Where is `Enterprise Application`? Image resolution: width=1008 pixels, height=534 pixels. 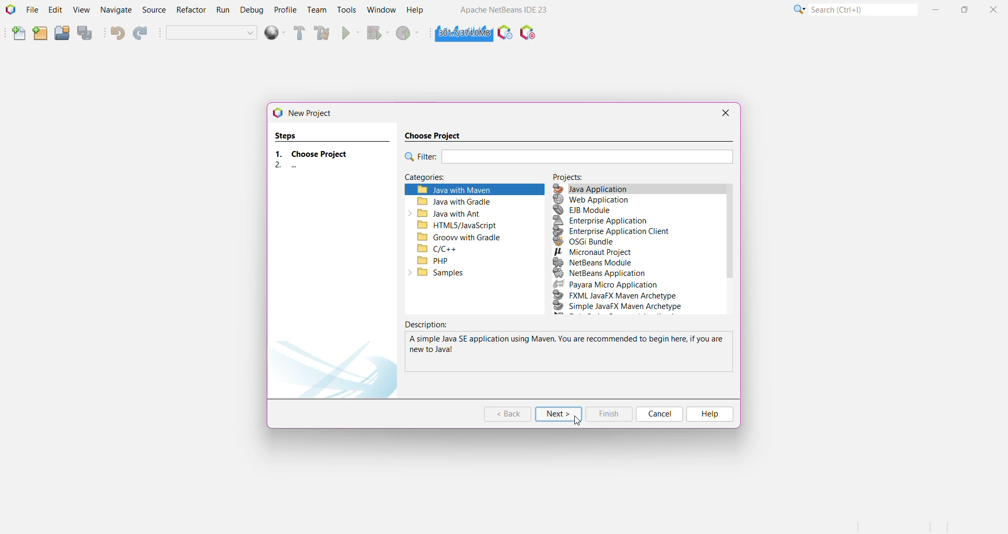
Enterprise Application is located at coordinates (619, 233).